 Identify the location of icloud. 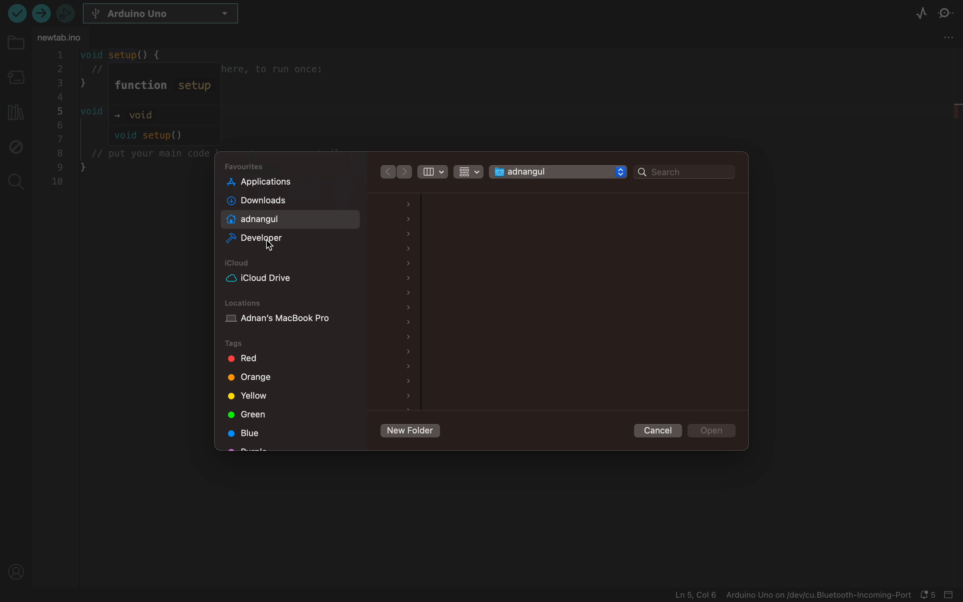
(240, 263).